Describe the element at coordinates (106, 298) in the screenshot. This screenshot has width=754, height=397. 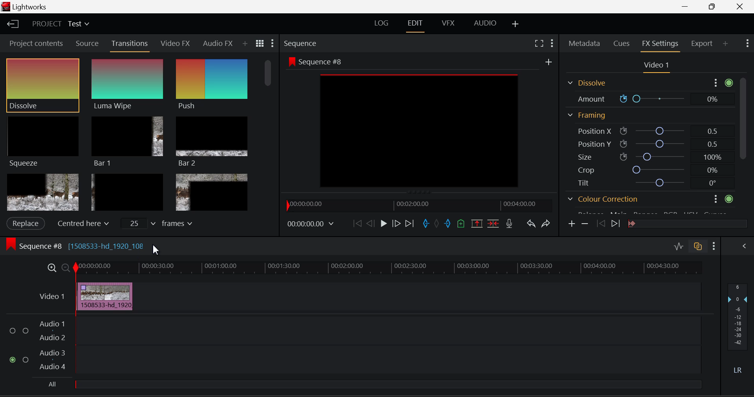
I see `Effect Applied` at that location.